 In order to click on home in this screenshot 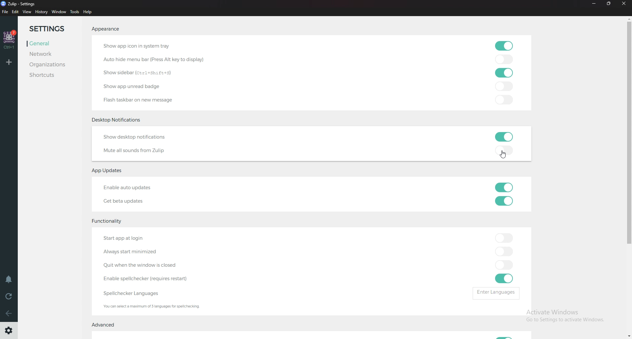, I will do `click(10, 39)`.